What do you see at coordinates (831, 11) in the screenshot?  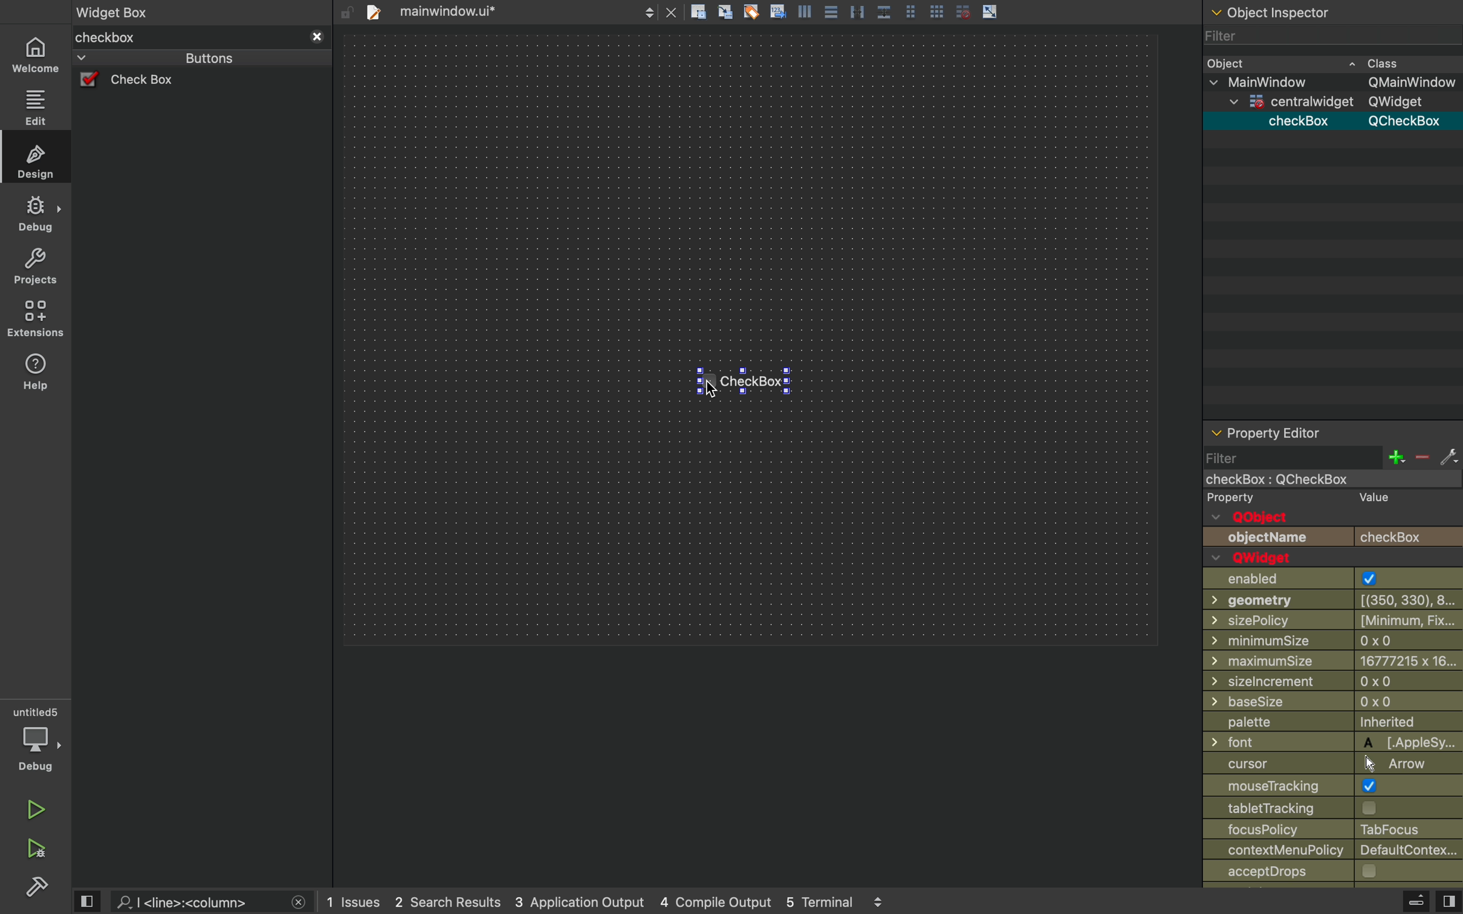 I see `align center` at bounding box center [831, 11].